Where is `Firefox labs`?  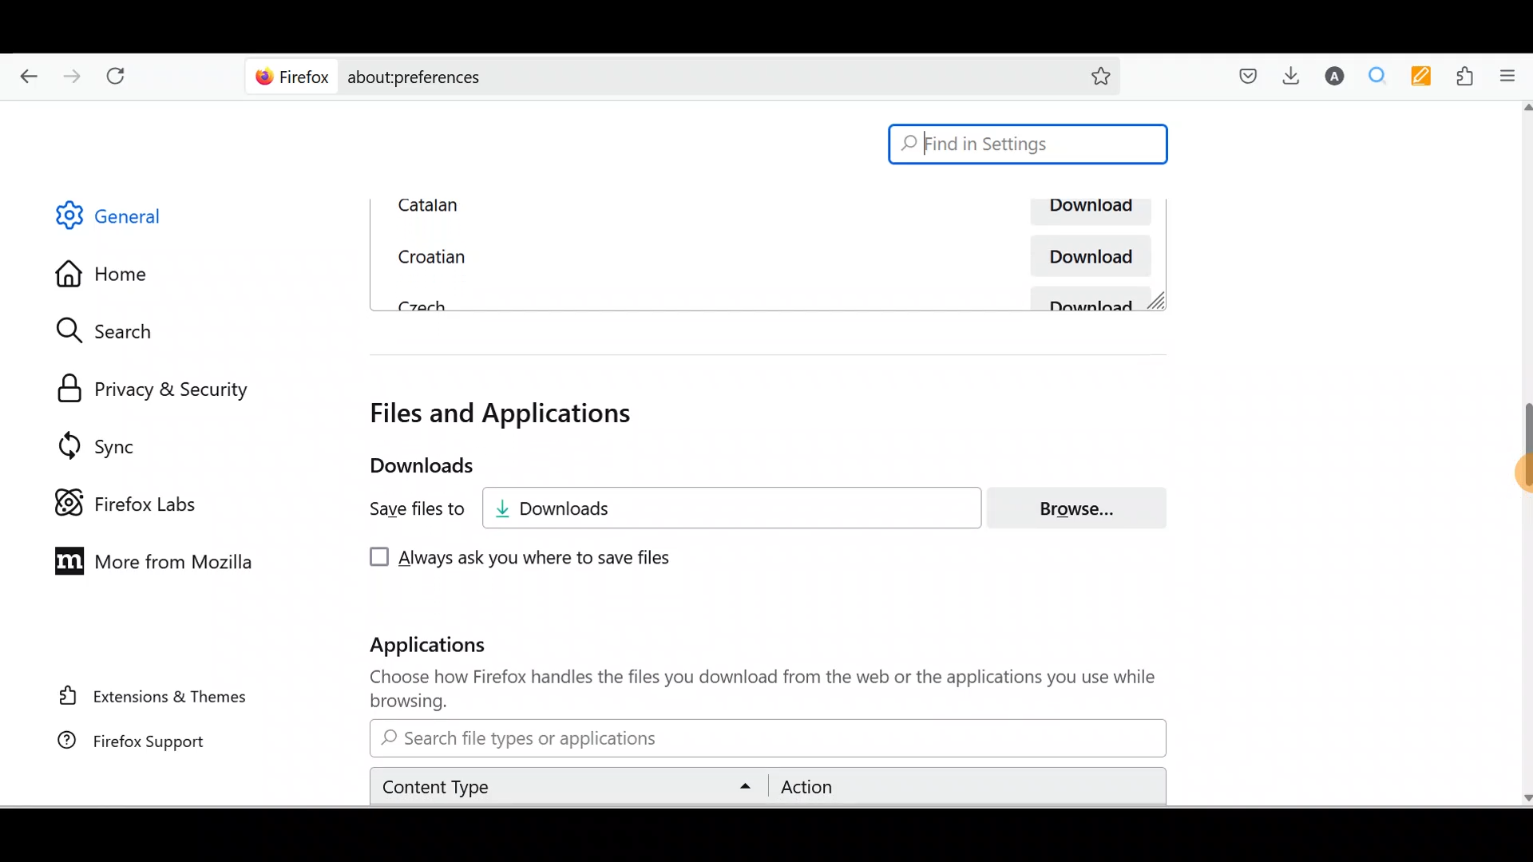 Firefox labs is located at coordinates (121, 495).